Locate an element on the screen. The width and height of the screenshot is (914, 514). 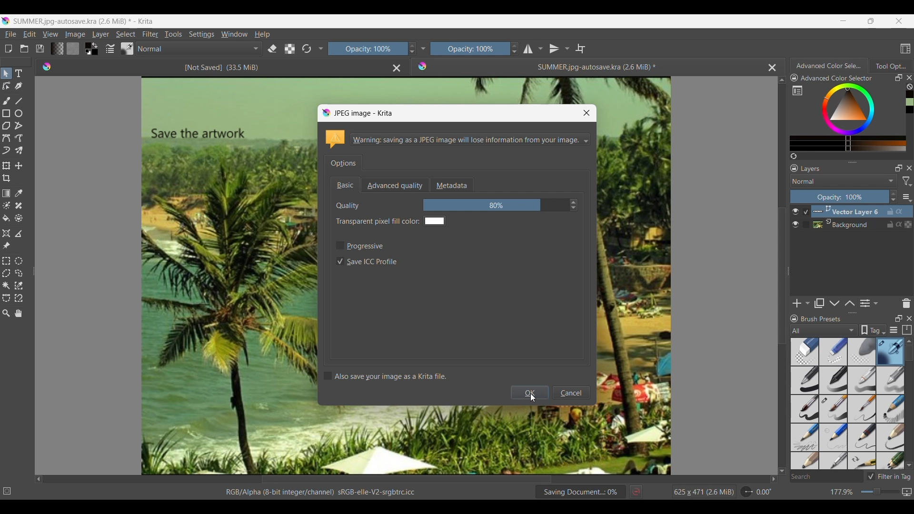
Window is located at coordinates (234, 34).